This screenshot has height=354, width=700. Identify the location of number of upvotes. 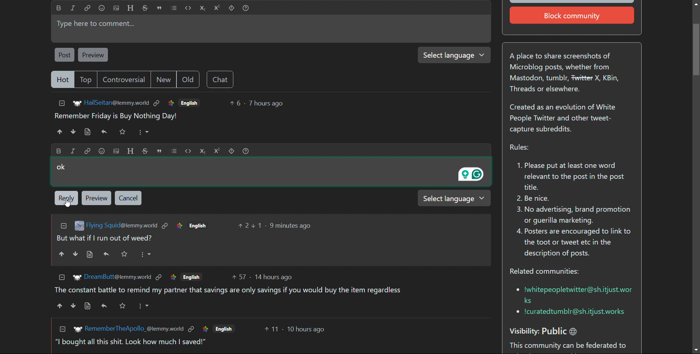
(236, 103).